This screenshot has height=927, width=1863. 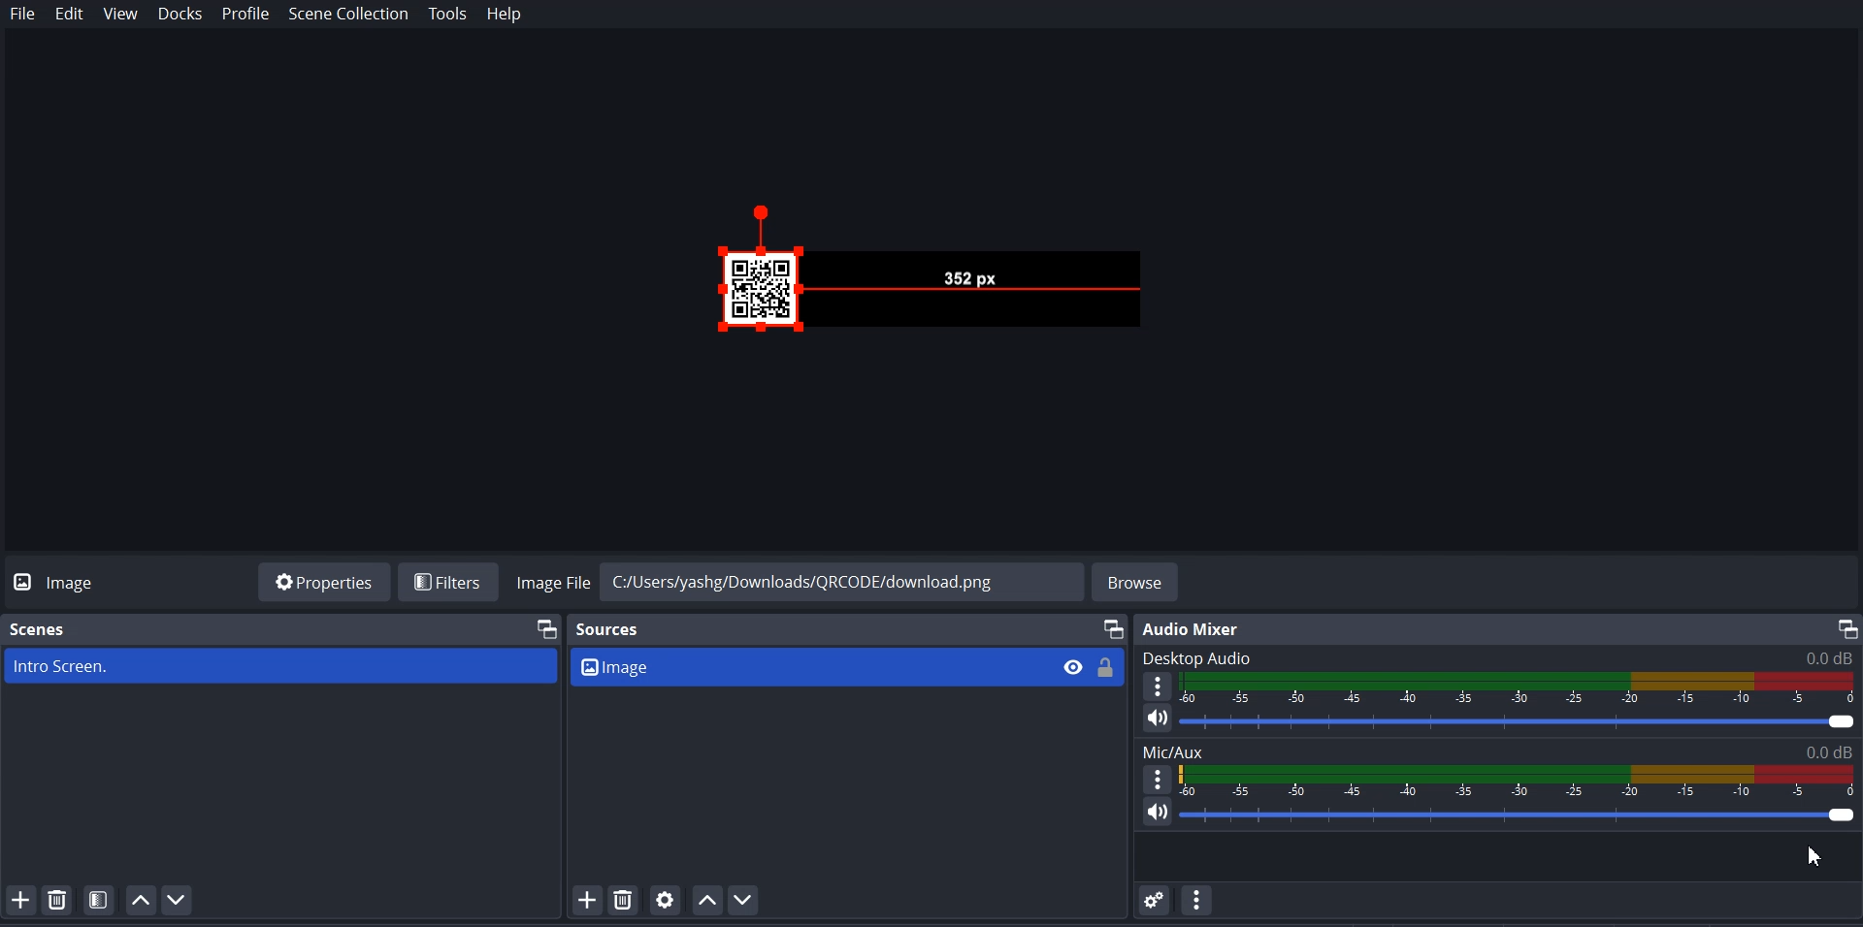 I want to click on Text, so click(x=1498, y=657).